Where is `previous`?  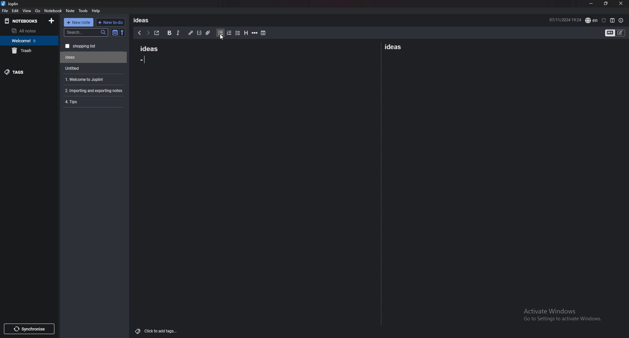
previous is located at coordinates (139, 33).